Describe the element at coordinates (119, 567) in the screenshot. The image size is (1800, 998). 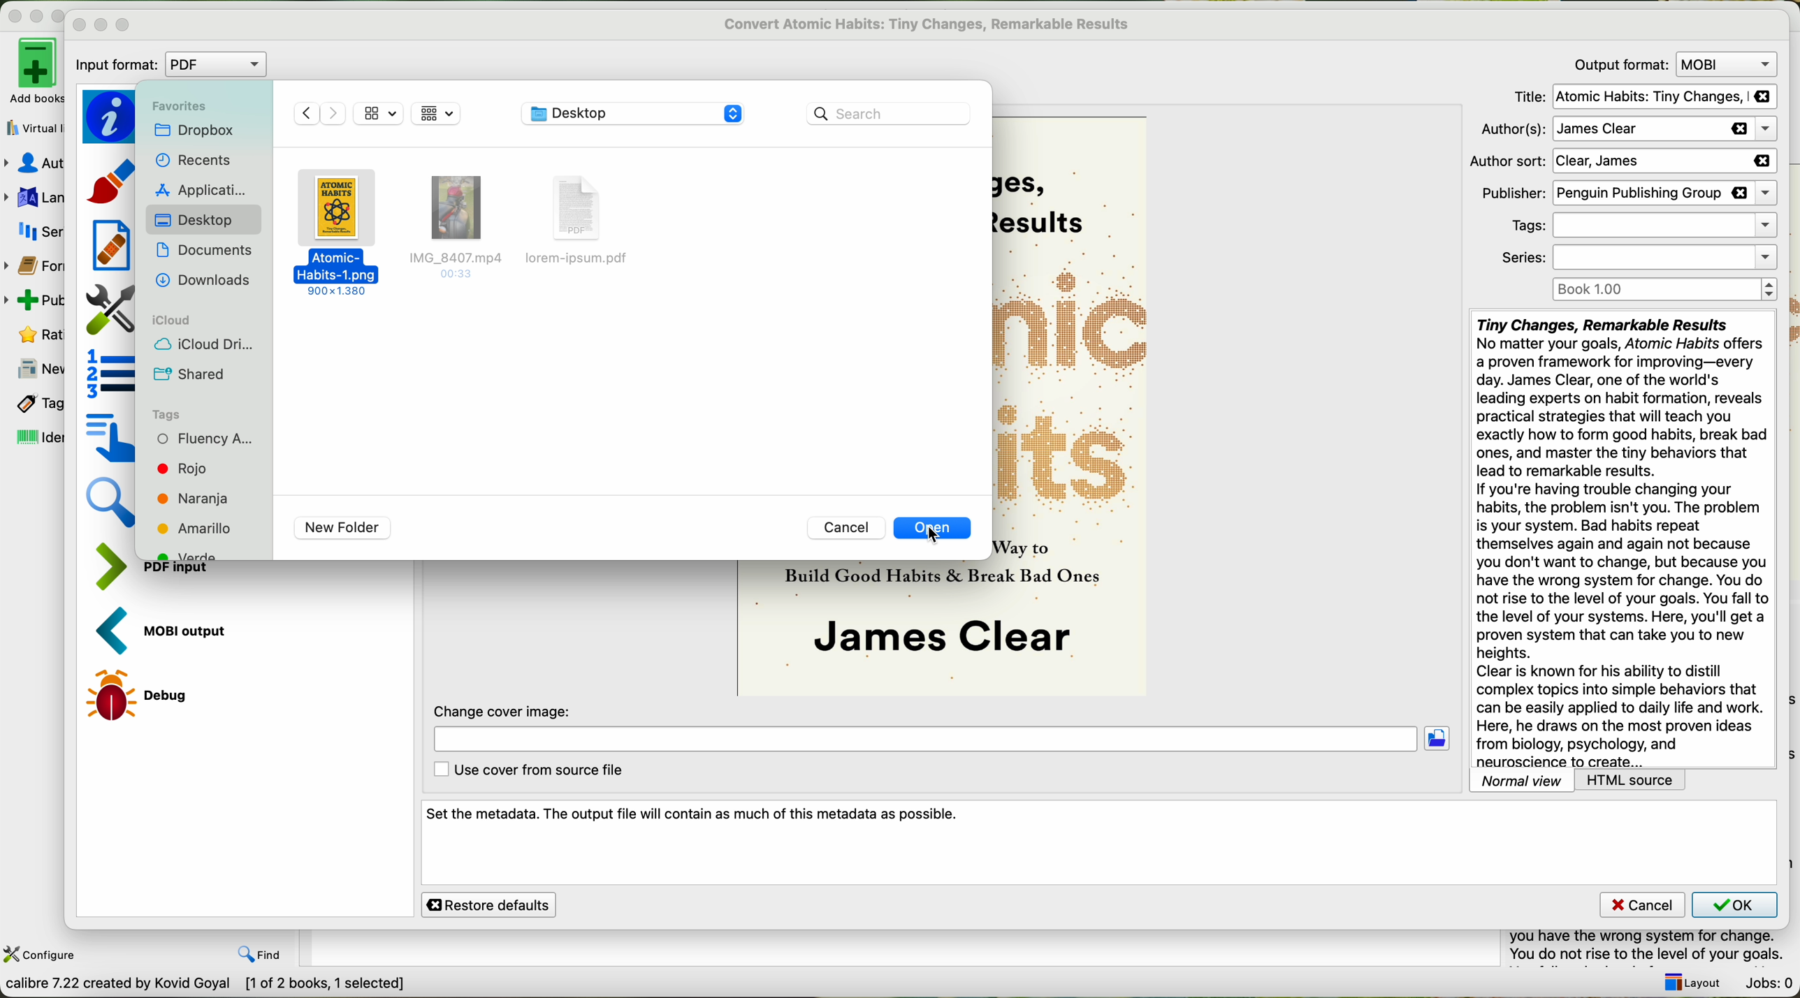
I see `PDF input` at that location.